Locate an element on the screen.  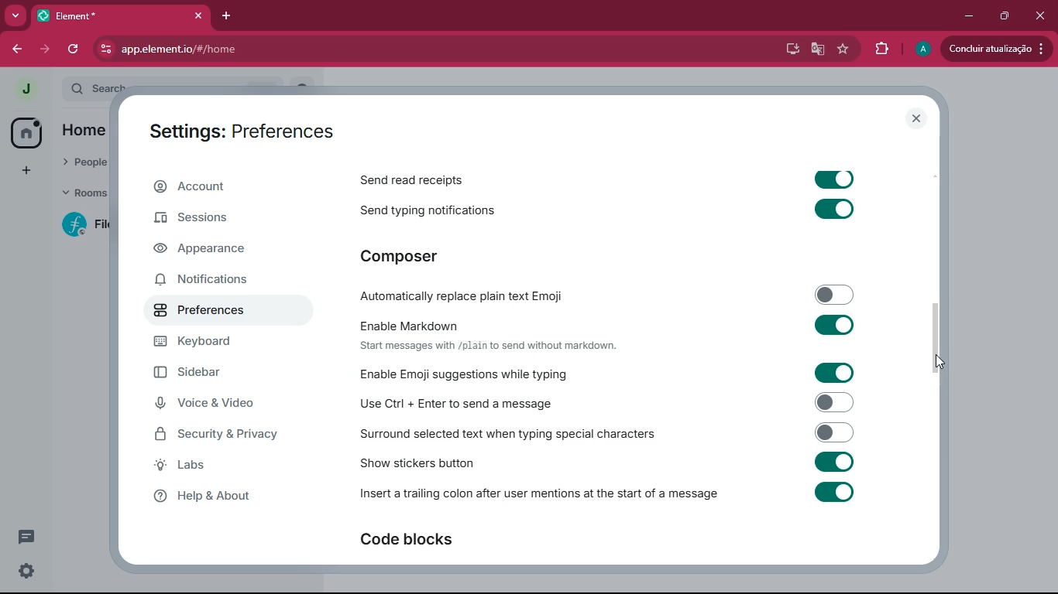
profile picture is located at coordinates (26, 90).